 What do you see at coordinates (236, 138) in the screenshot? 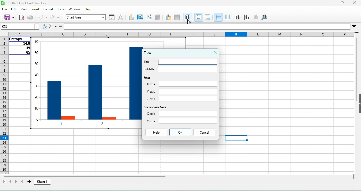
I see `selected cell` at bounding box center [236, 138].